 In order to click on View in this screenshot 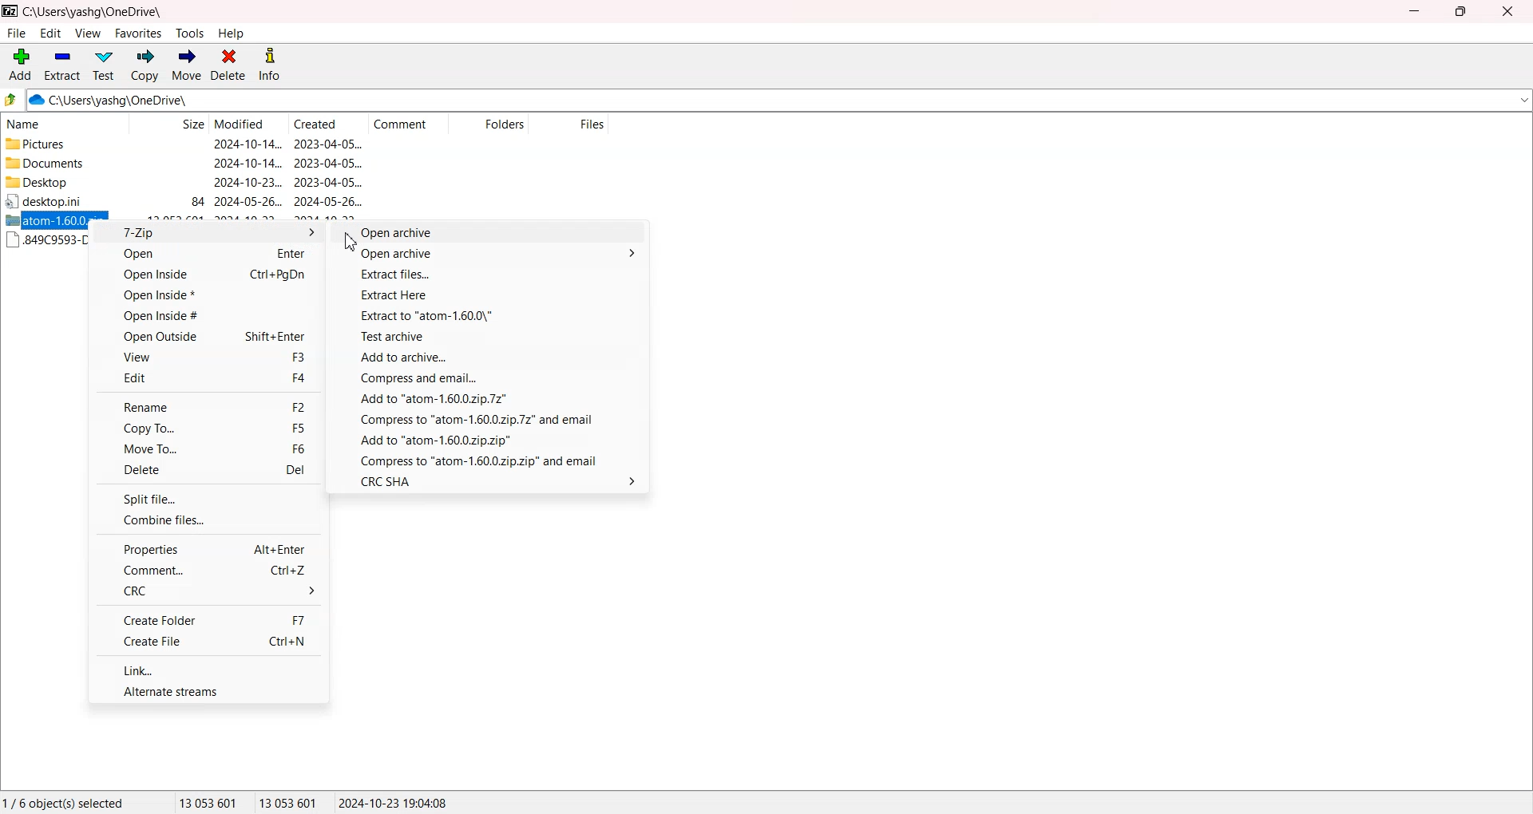, I will do `click(208, 357)`.